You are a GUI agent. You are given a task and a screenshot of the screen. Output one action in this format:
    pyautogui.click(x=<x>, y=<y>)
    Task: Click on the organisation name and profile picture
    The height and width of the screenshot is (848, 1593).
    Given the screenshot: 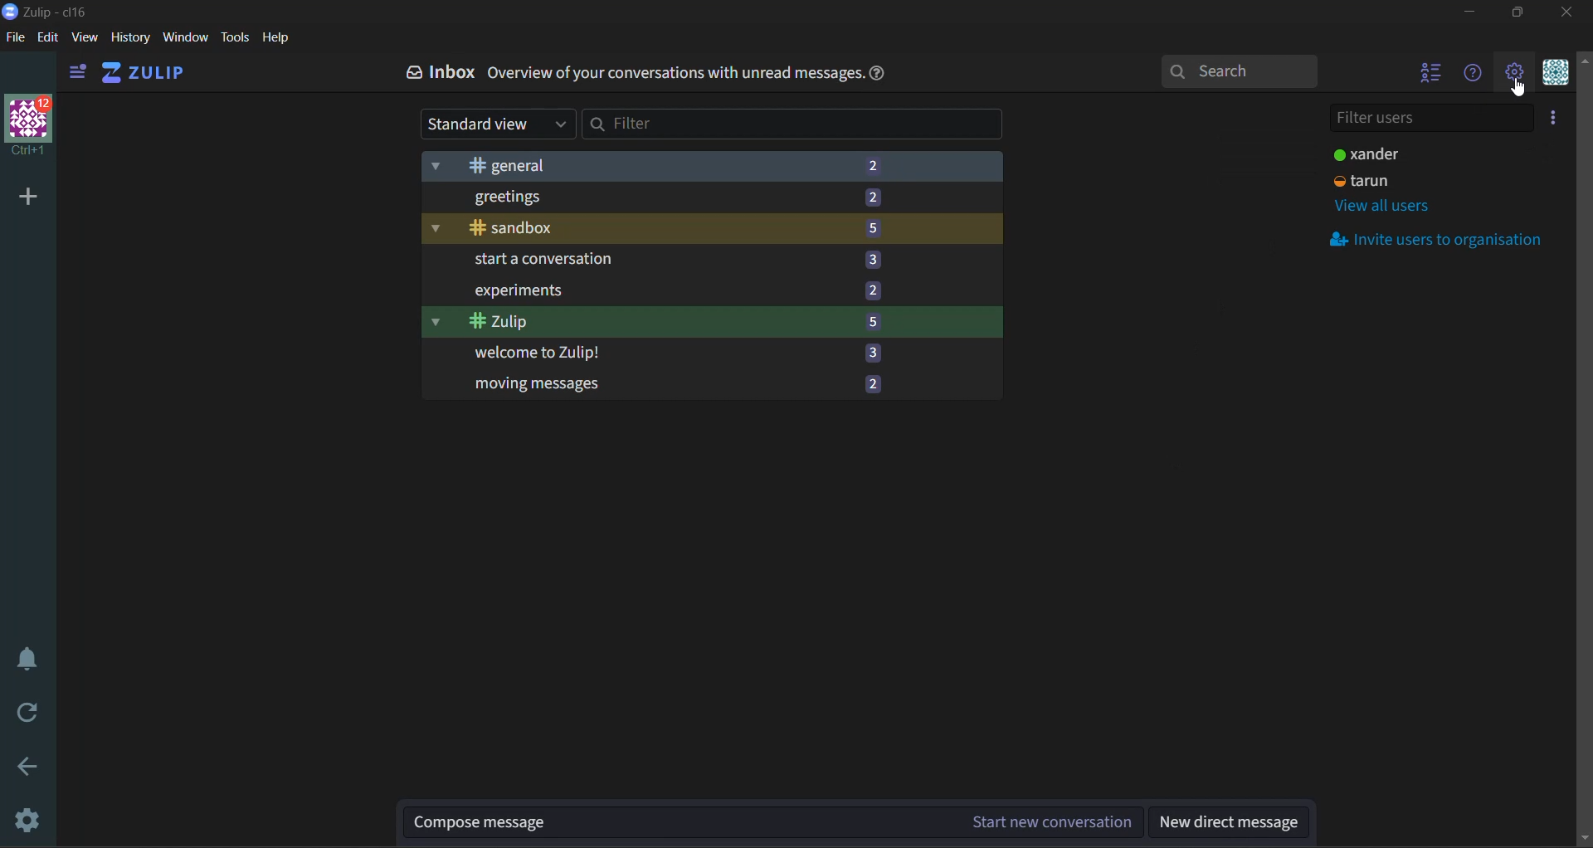 What is the action you would take?
    pyautogui.click(x=30, y=123)
    